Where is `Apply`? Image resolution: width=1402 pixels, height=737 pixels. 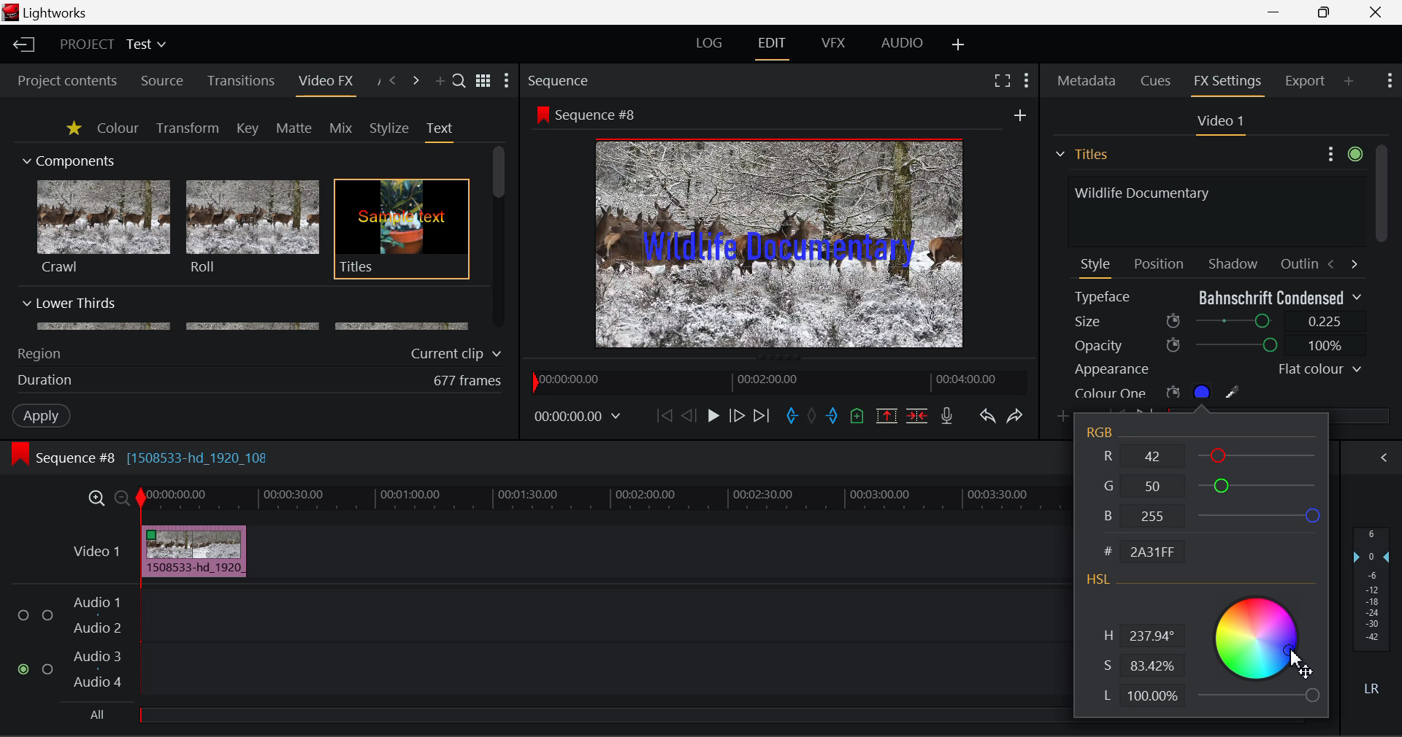
Apply is located at coordinates (43, 414).